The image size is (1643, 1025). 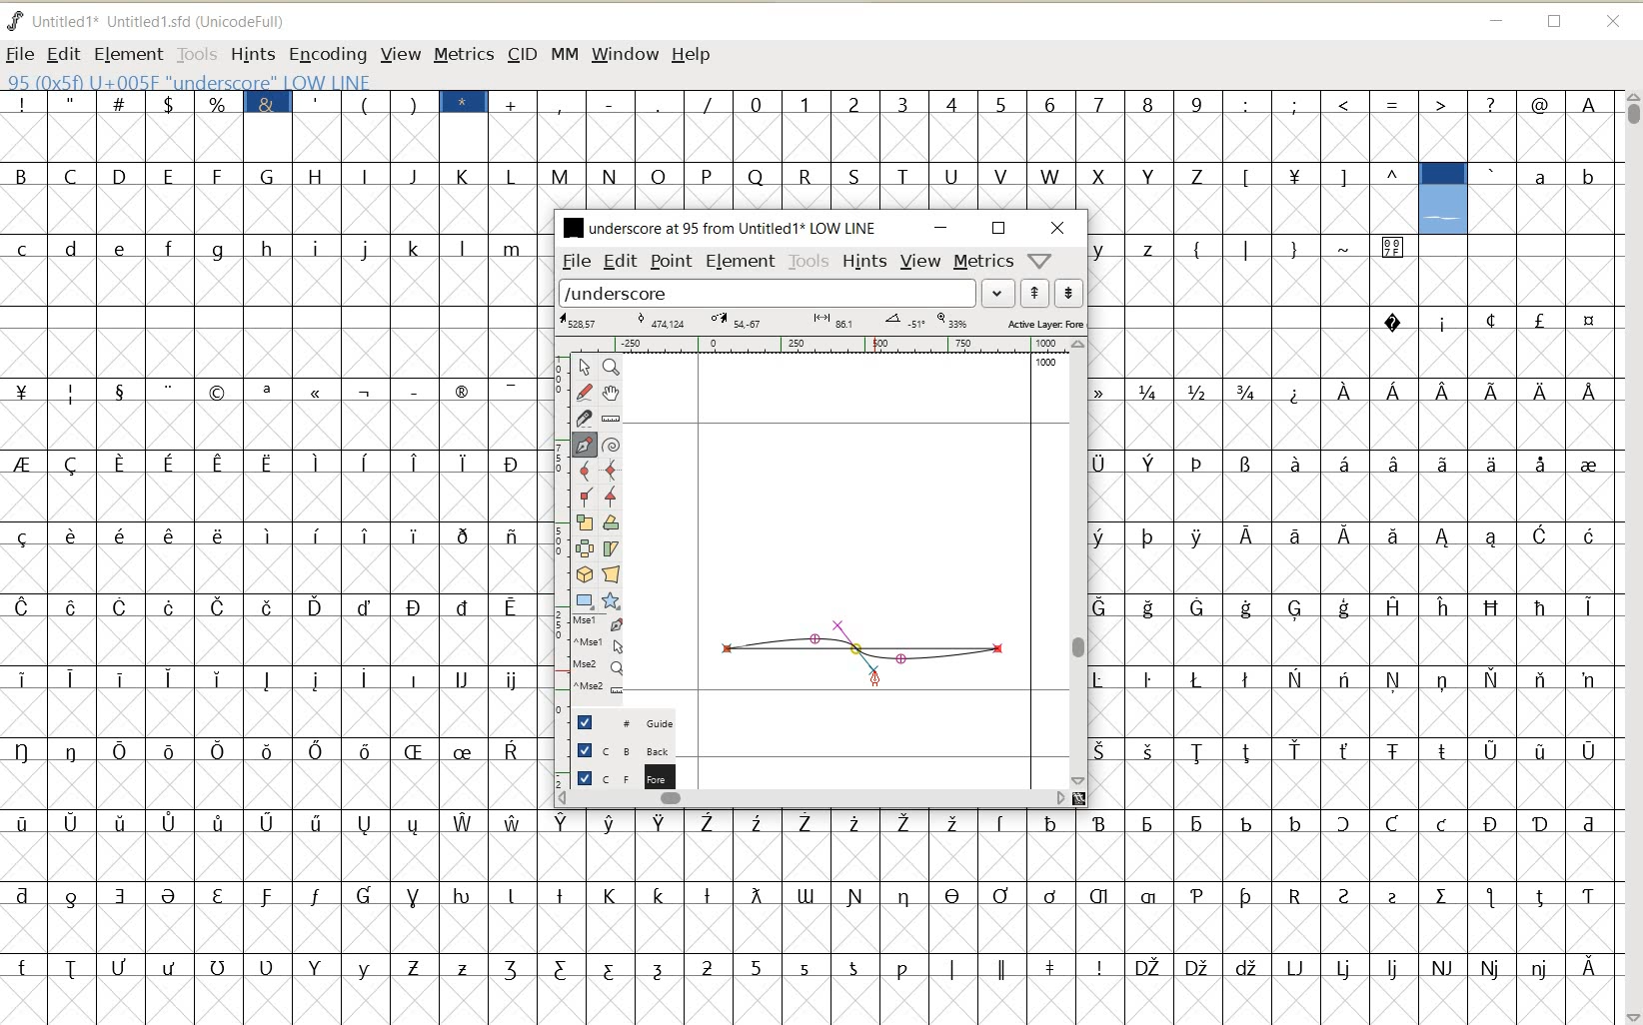 I want to click on polygon or star, so click(x=610, y=600).